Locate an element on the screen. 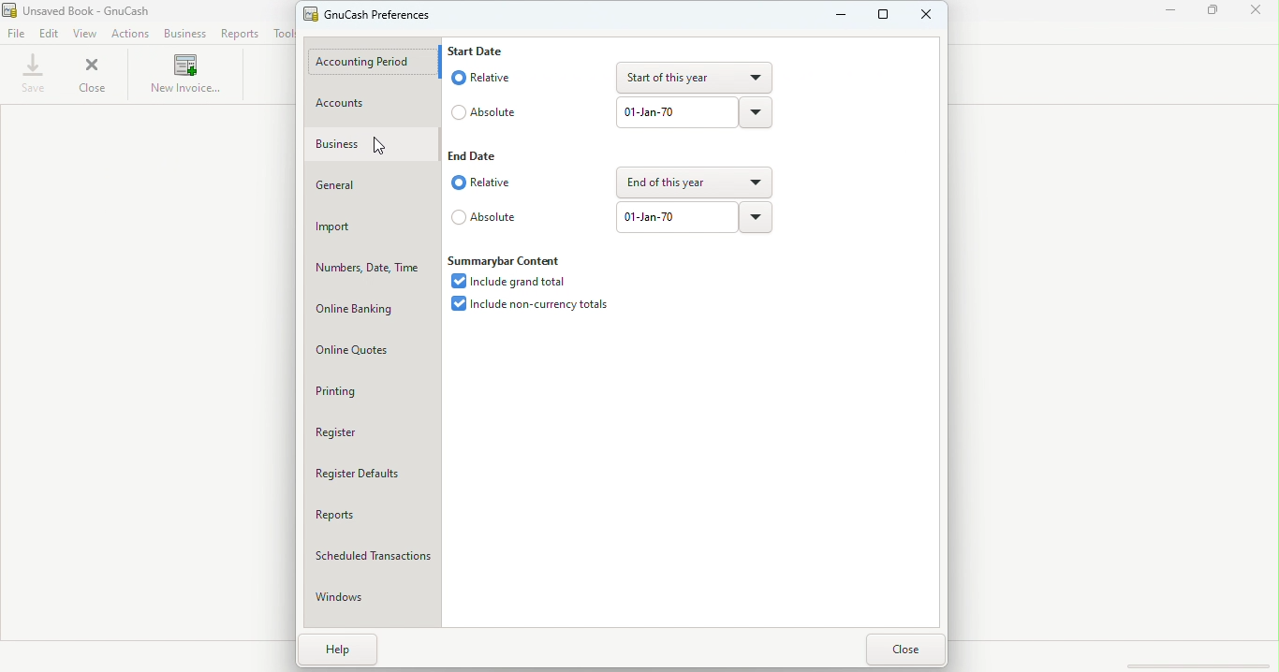 The image size is (1279, 672). Windows is located at coordinates (371, 597).